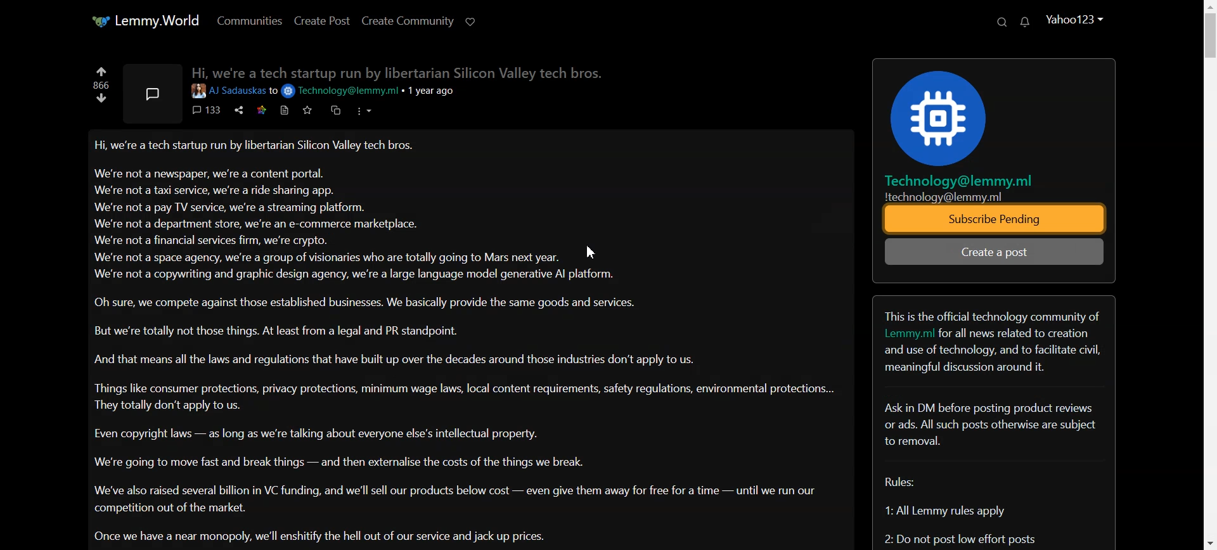  What do you see at coordinates (364, 110) in the screenshot?
I see `options` at bounding box center [364, 110].